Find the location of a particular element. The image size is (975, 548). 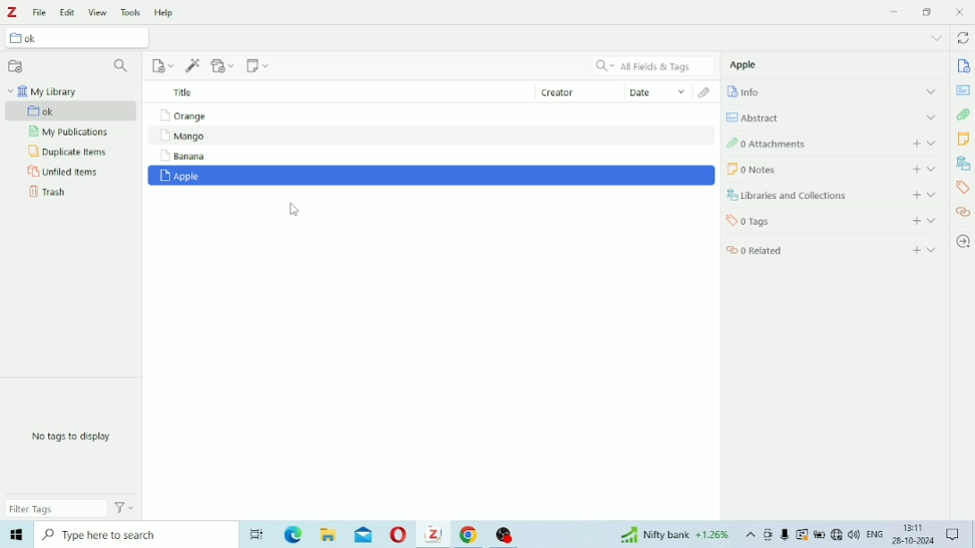

Trash is located at coordinates (47, 195).